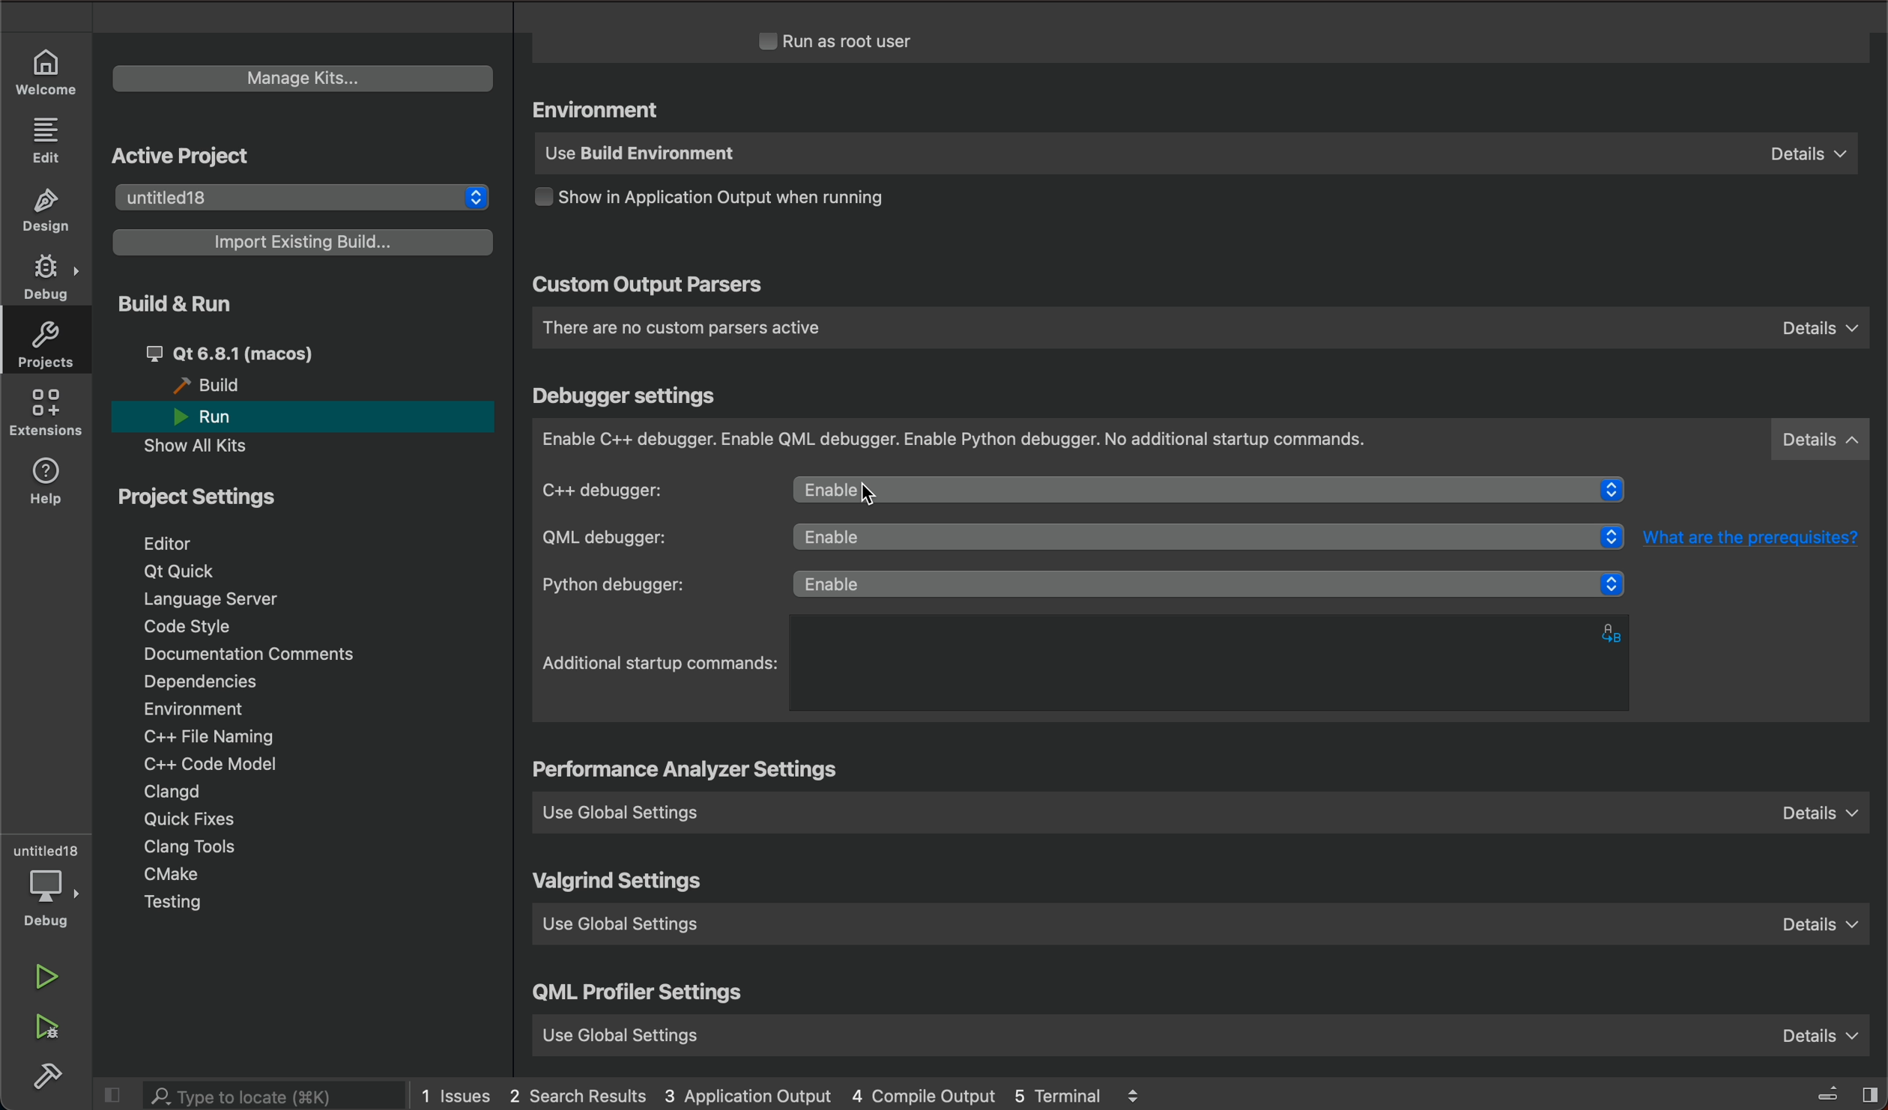  Describe the element at coordinates (194, 821) in the screenshot. I see `quick ` at that location.